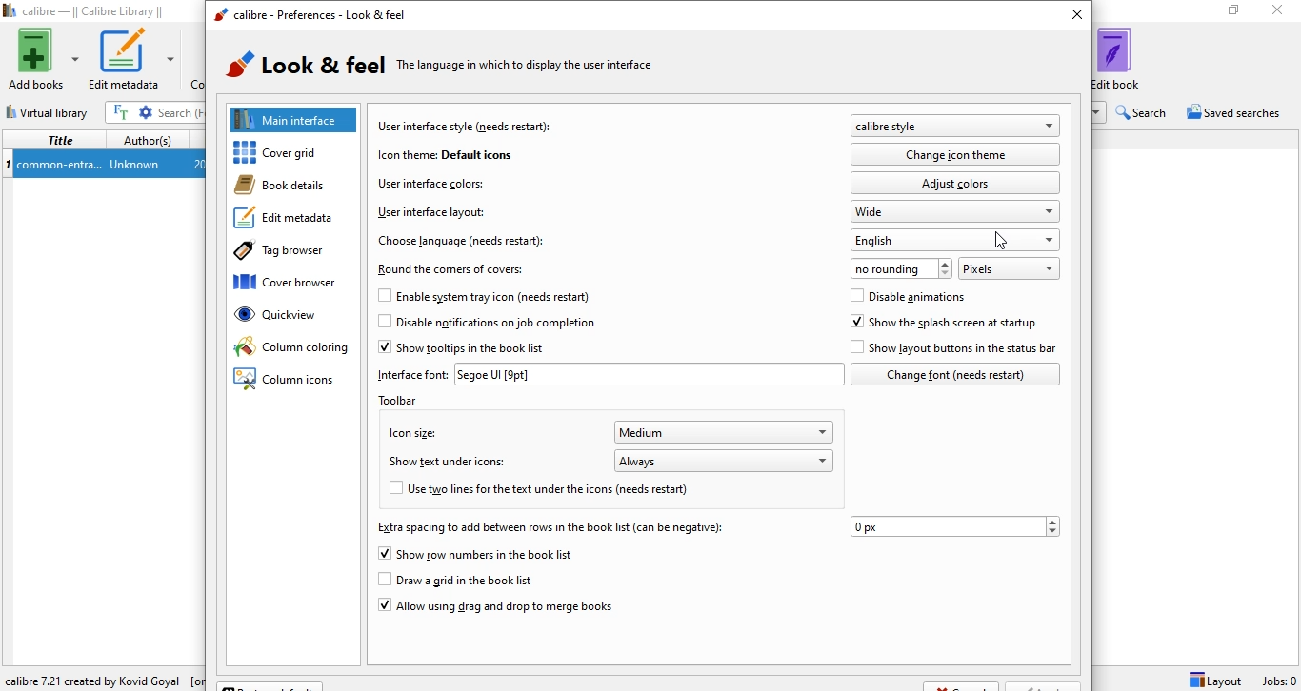 Image resolution: width=1301 pixels, height=691 pixels. Describe the element at coordinates (103, 165) in the screenshot. I see `one book entry` at that location.